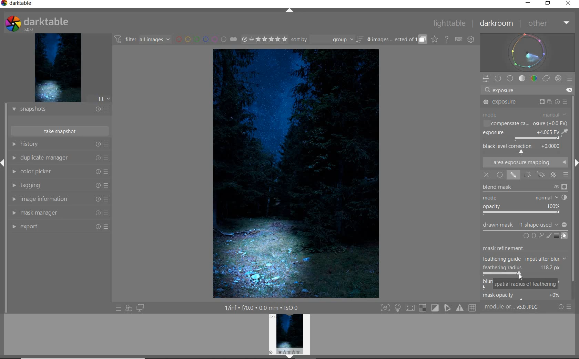 The width and height of the screenshot is (579, 359). Describe the element at coordinates (471, 39) in the screenshot. I see `SHOW GLOBAL PREFERENCES` at that location.